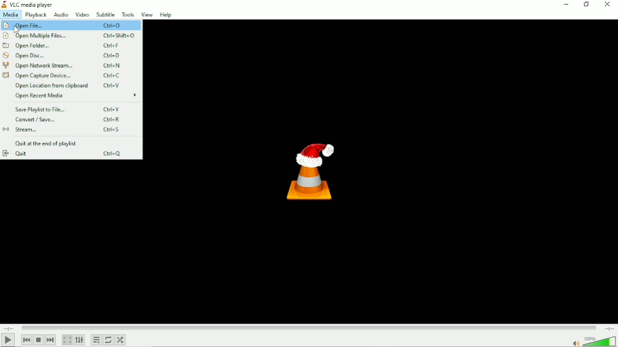  What do you see at coordinates (166, 15) in the screenshot?
I see `Help` at bounding box center [166, 15].